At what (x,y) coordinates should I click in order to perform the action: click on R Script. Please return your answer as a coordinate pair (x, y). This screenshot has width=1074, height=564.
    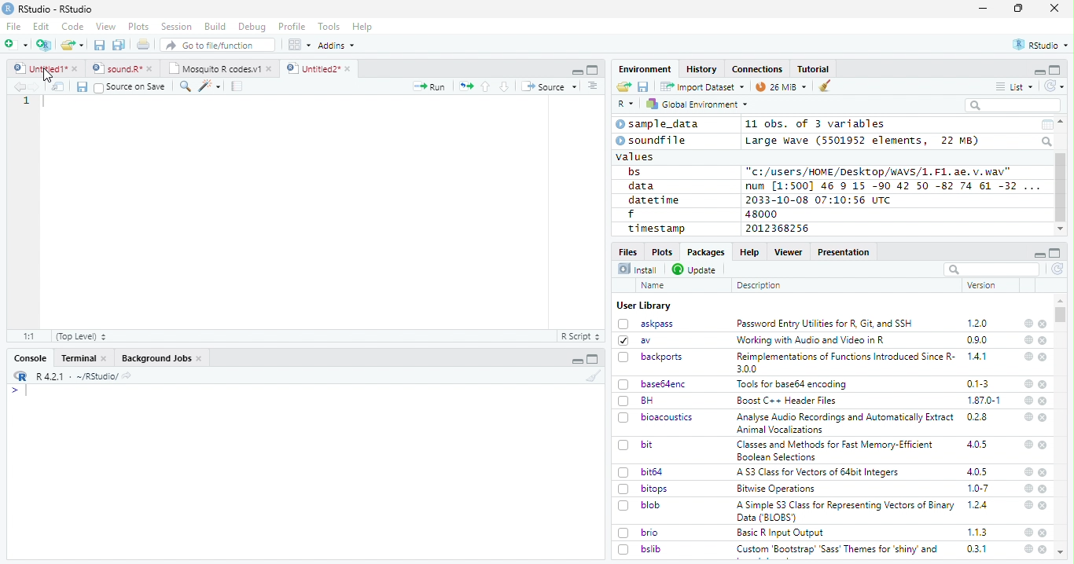
    Looking at the image, I should click on (579, 337).